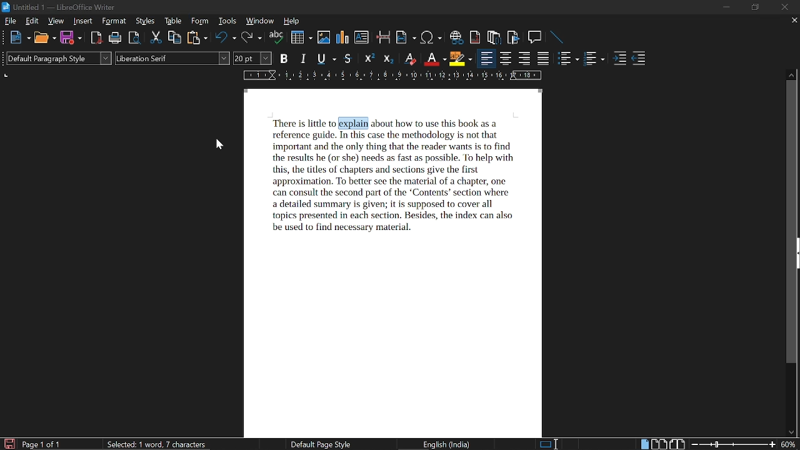 The width and height of the screenshot is (800, 450). I want to click on save, so click(71, 38).